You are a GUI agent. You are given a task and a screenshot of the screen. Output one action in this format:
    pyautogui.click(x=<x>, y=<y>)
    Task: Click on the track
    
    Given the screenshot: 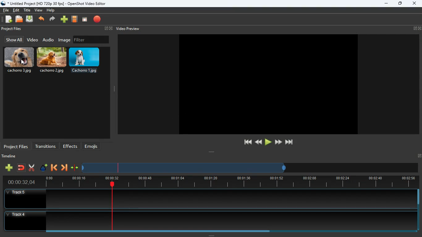 What is the action you would take?
    pyautogui.click(x=205, y=221)
    